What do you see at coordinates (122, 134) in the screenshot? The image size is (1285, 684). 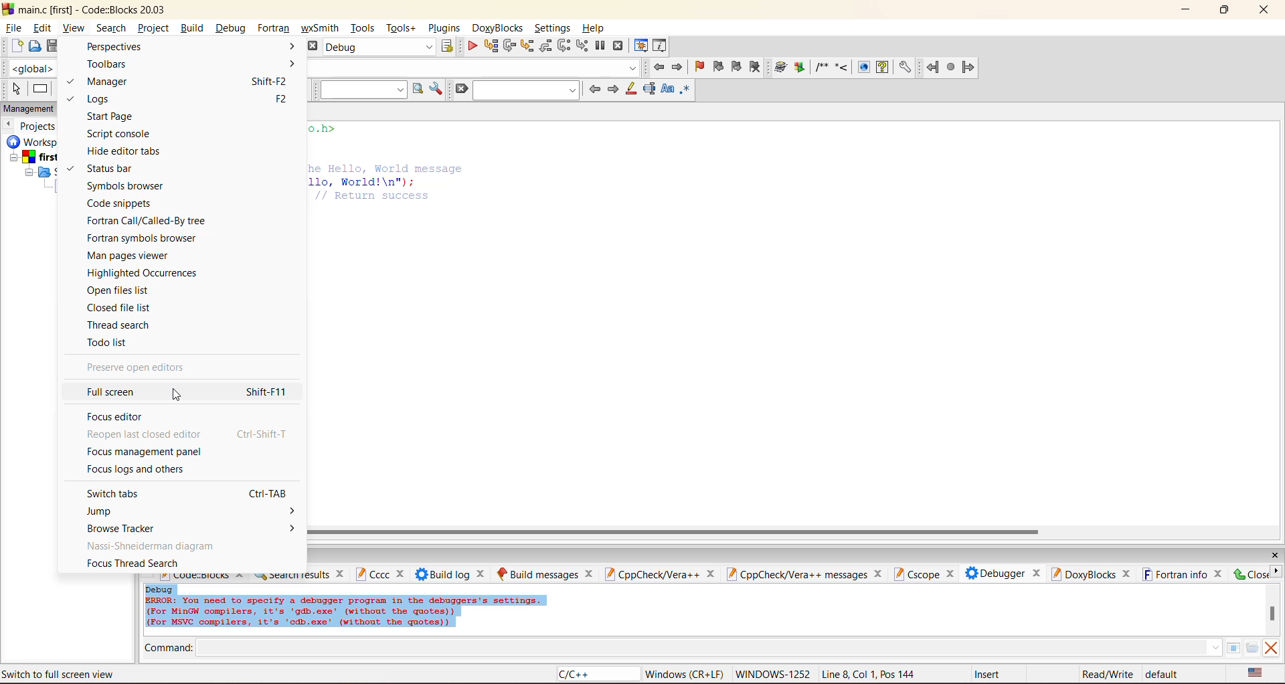 I see `script console` at bounding box center [122, 134].